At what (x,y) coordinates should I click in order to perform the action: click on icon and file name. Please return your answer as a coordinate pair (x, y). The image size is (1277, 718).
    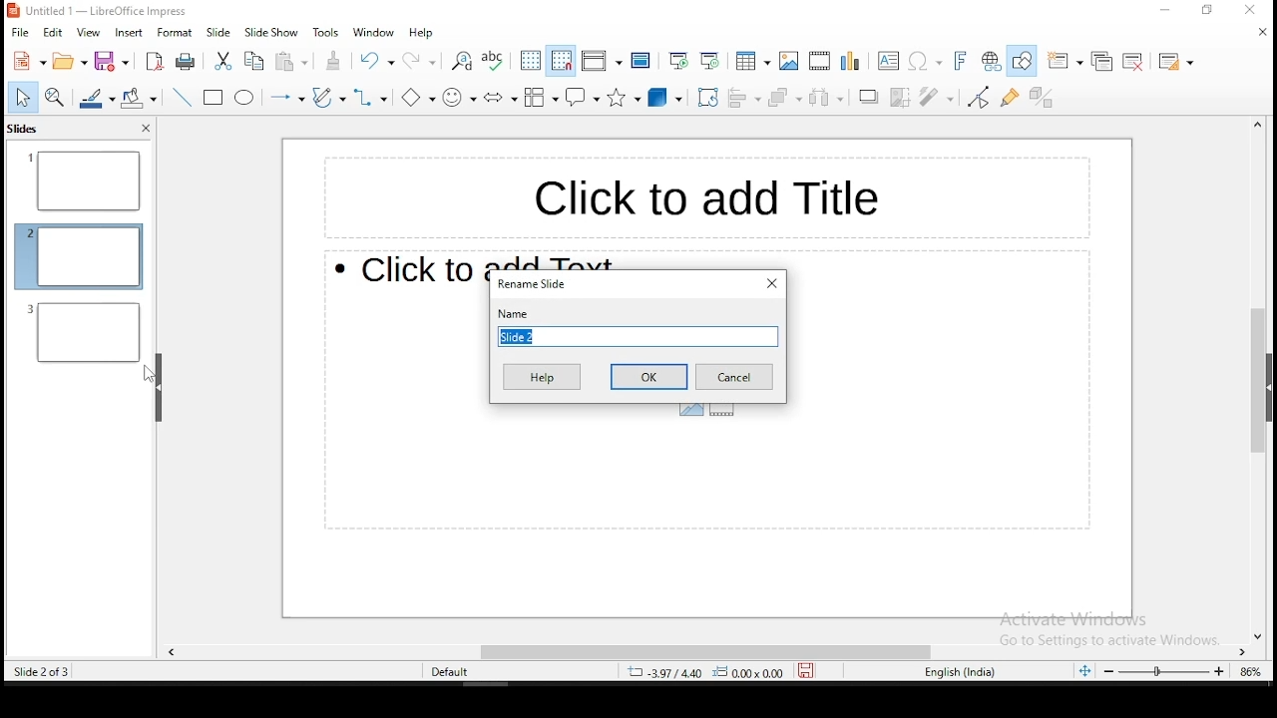
    Looking at the image, I should click on (97, 12).